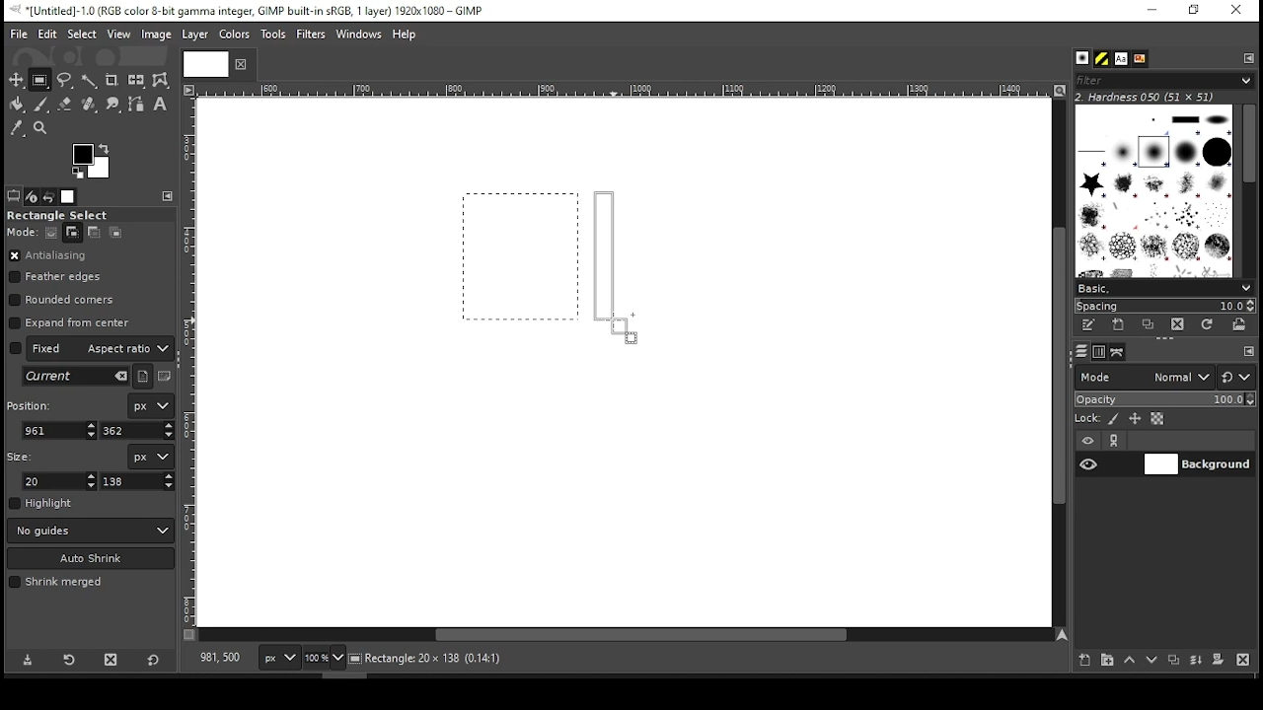  I want to click on brushes, so click(1153, 190).